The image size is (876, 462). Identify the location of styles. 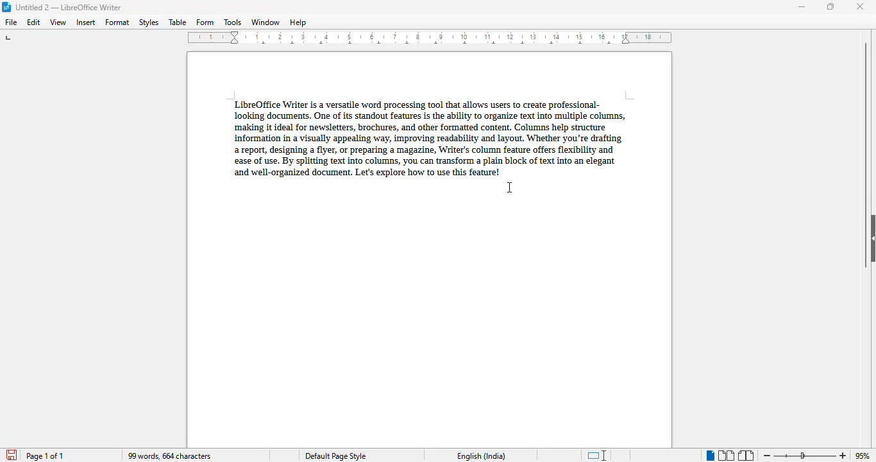
(149, 22).